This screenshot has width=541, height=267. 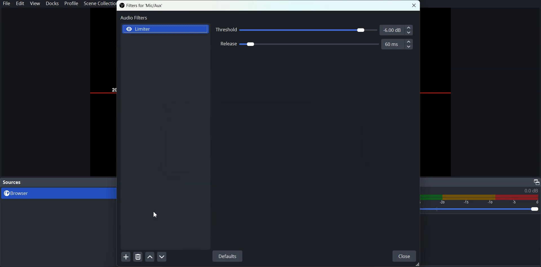 I want to click on Audio filter, so click(x=133, y=17).